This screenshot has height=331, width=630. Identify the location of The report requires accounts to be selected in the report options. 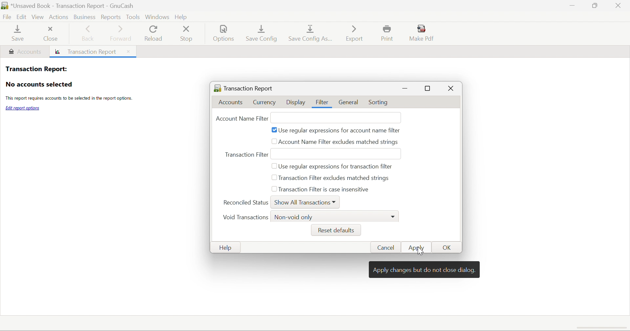
(68, 99).